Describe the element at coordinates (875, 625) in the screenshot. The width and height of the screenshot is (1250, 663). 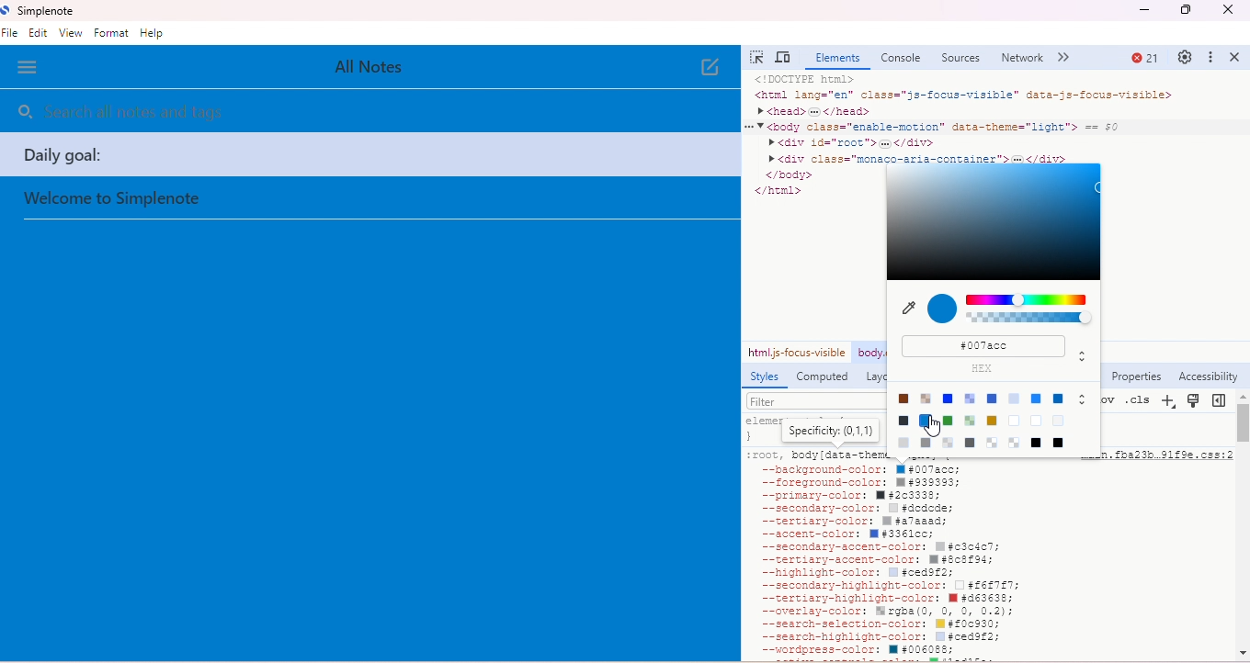
I see `search-selection-color` at that location.